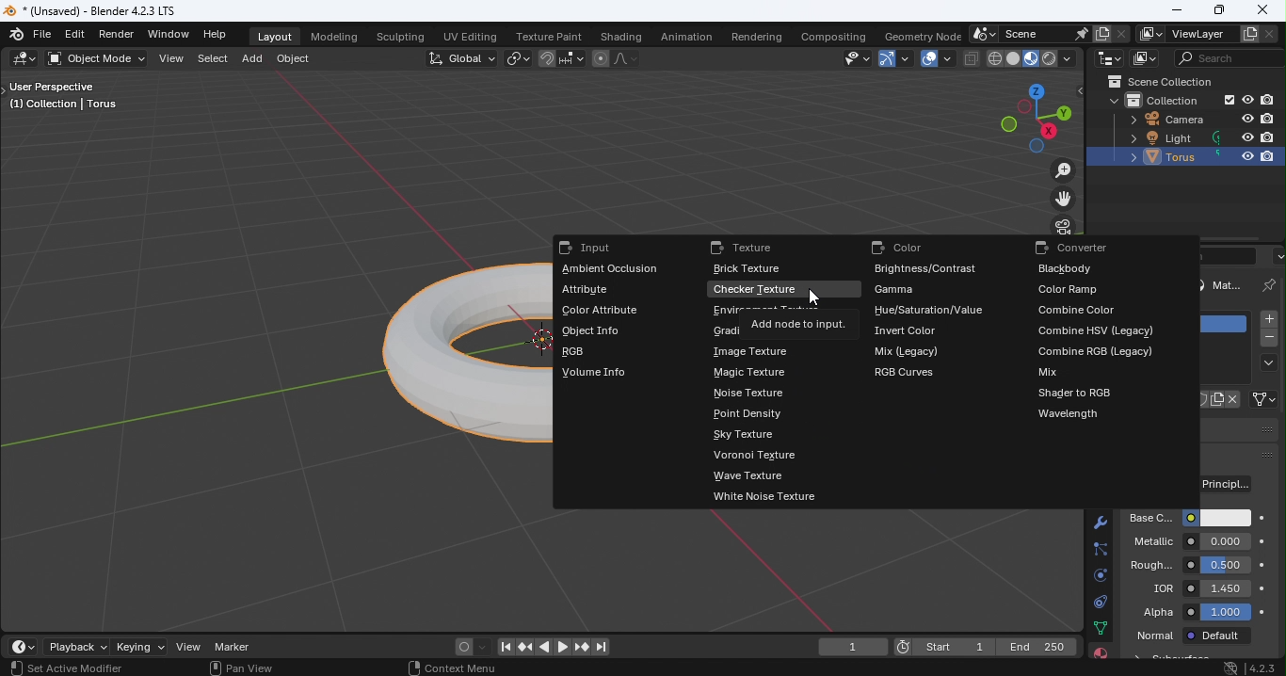 The width and height of the screenshot is (1286, 676). What do you see at coordinates (26, 59) in the screenshot?
I see `Editor type` at bounding box center [26, 59].